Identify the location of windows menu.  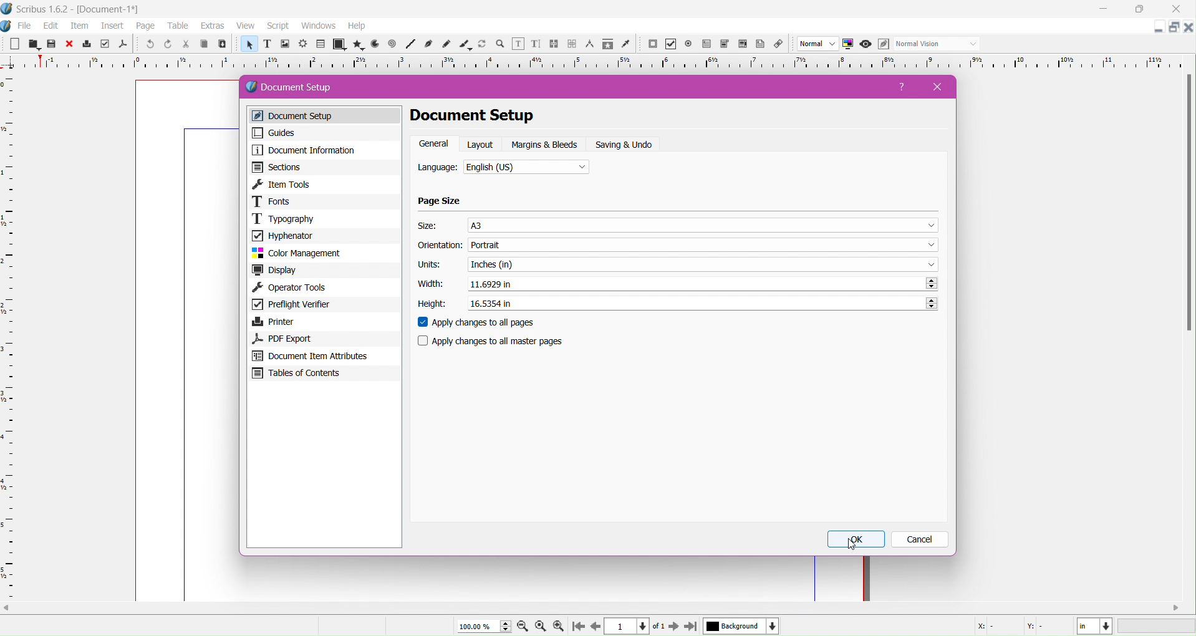
(318, 26).